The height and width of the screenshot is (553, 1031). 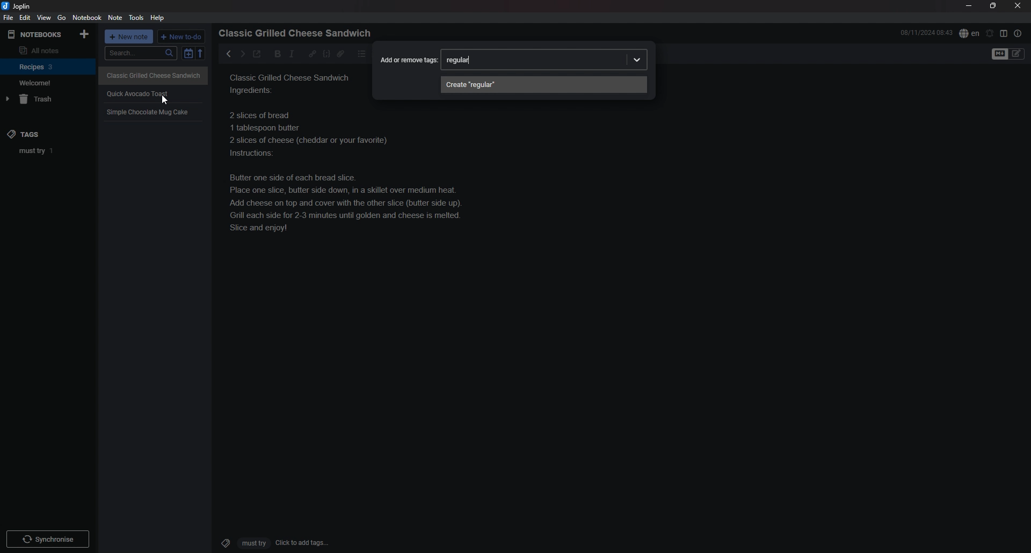 What do you see at coordinates (257, 55) in the screenshot?
I see `toggle external editor` at bounding box center [257, 55].